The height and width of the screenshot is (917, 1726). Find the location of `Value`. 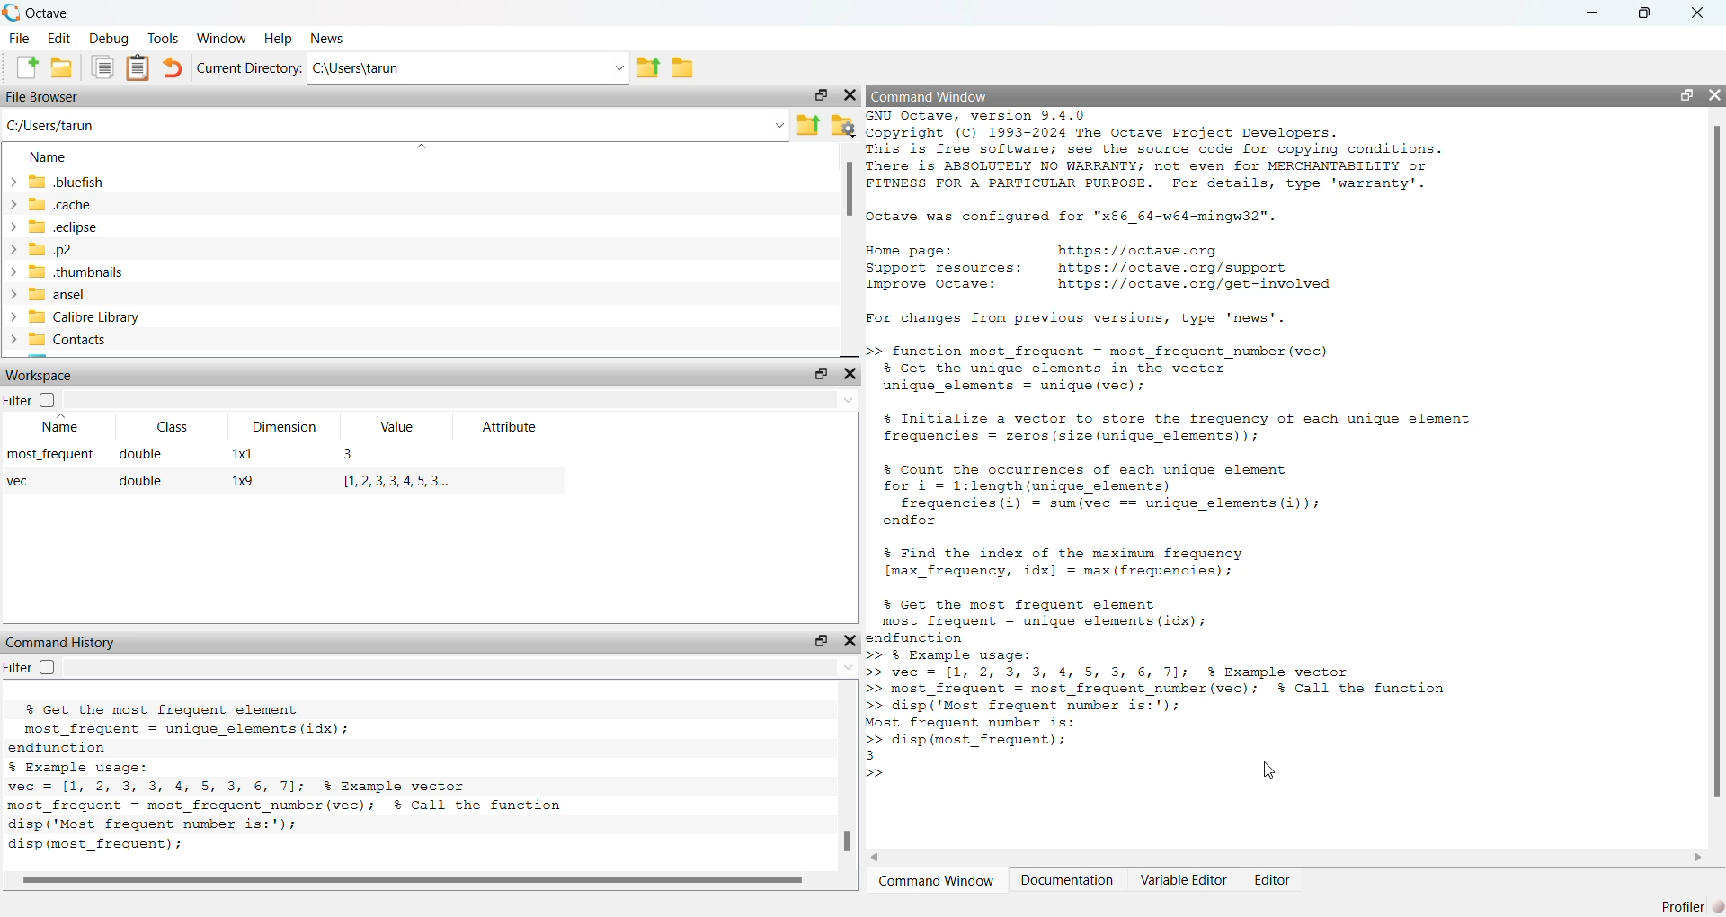

Value is located at coordinates (396, 426).